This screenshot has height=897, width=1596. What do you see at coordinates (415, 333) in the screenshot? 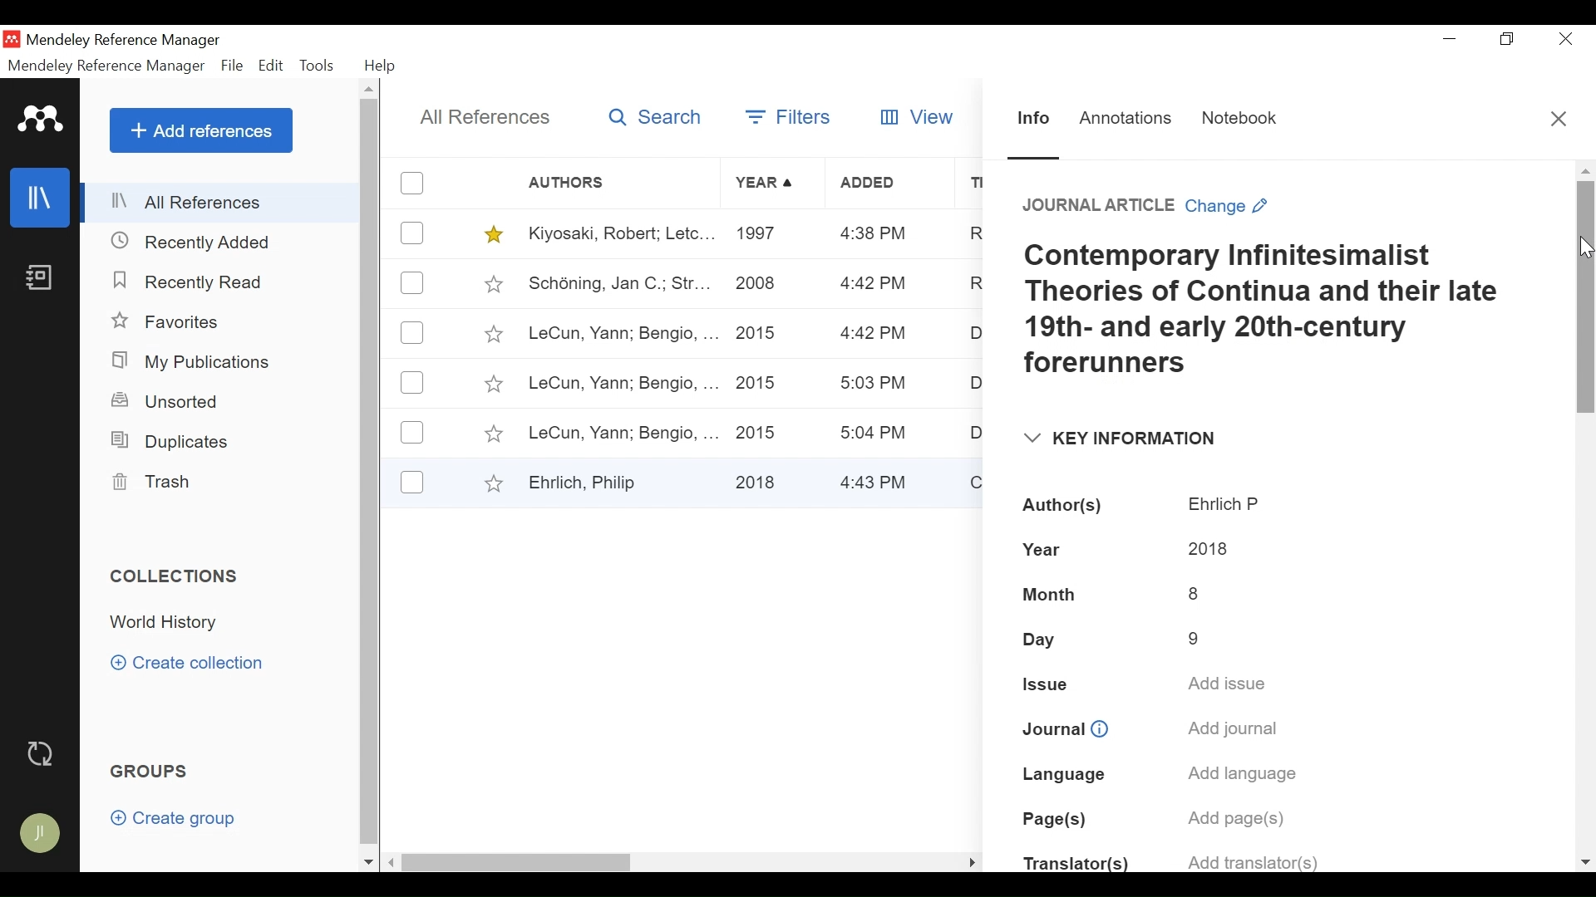
I see `(un)select` at bounding box center [415, 333].